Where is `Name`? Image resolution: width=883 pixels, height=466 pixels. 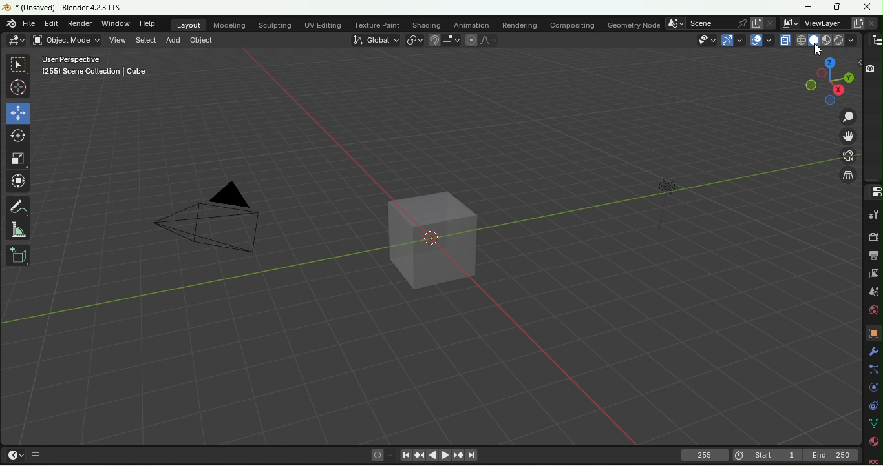
Name is located at coordinates (709, 23).